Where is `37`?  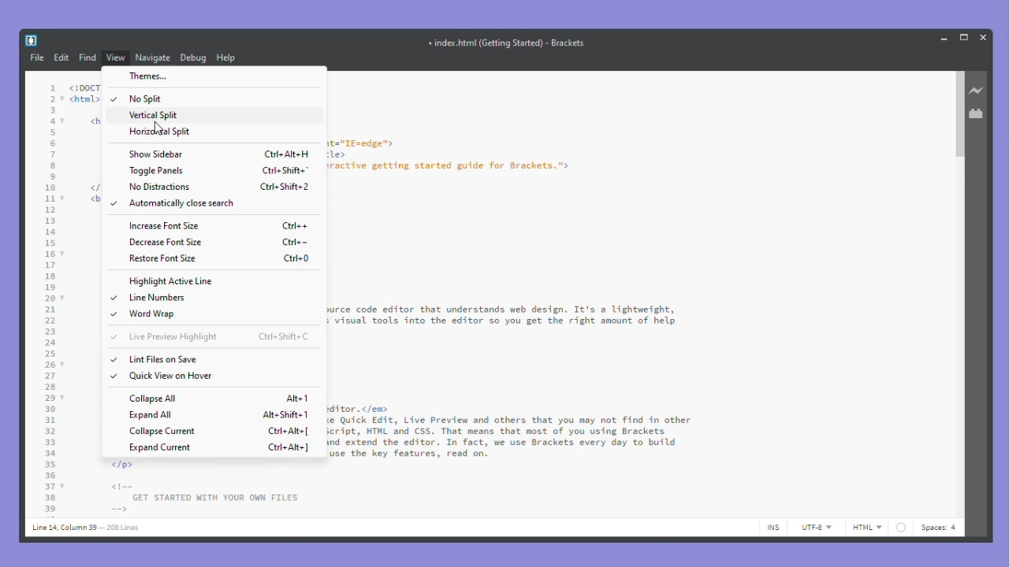
37 is located at coordinates (50, 487).